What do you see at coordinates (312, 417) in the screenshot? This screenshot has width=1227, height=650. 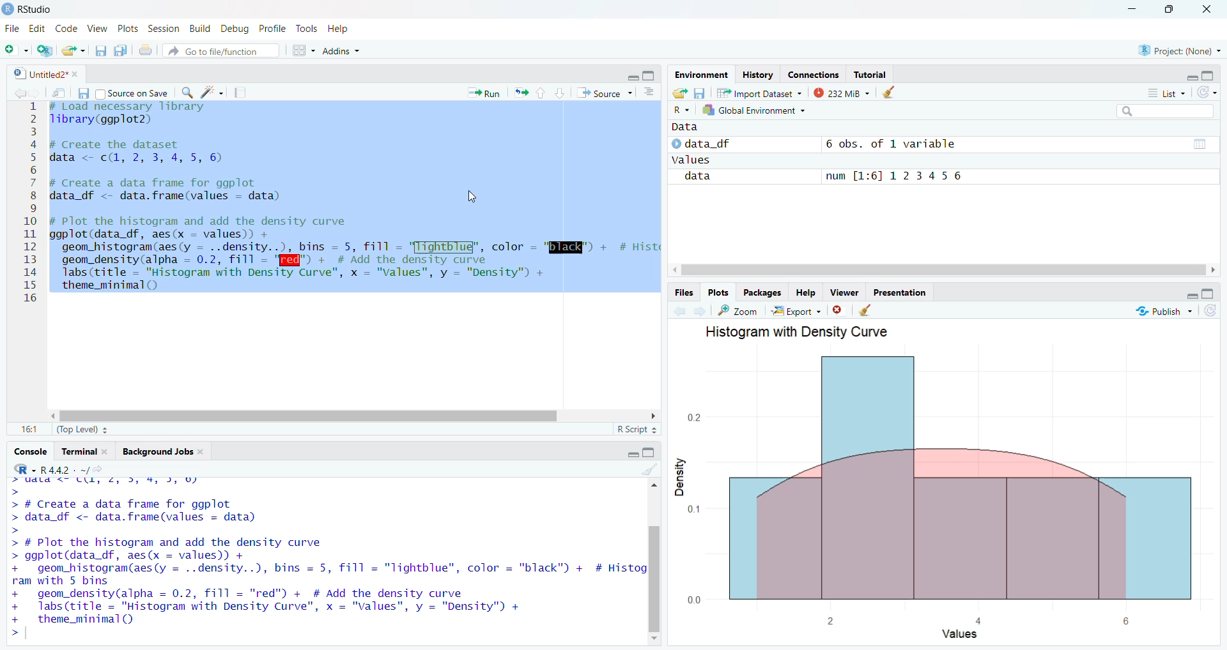 I see `horizontal scroll bar` at bounding box center [312, 417].